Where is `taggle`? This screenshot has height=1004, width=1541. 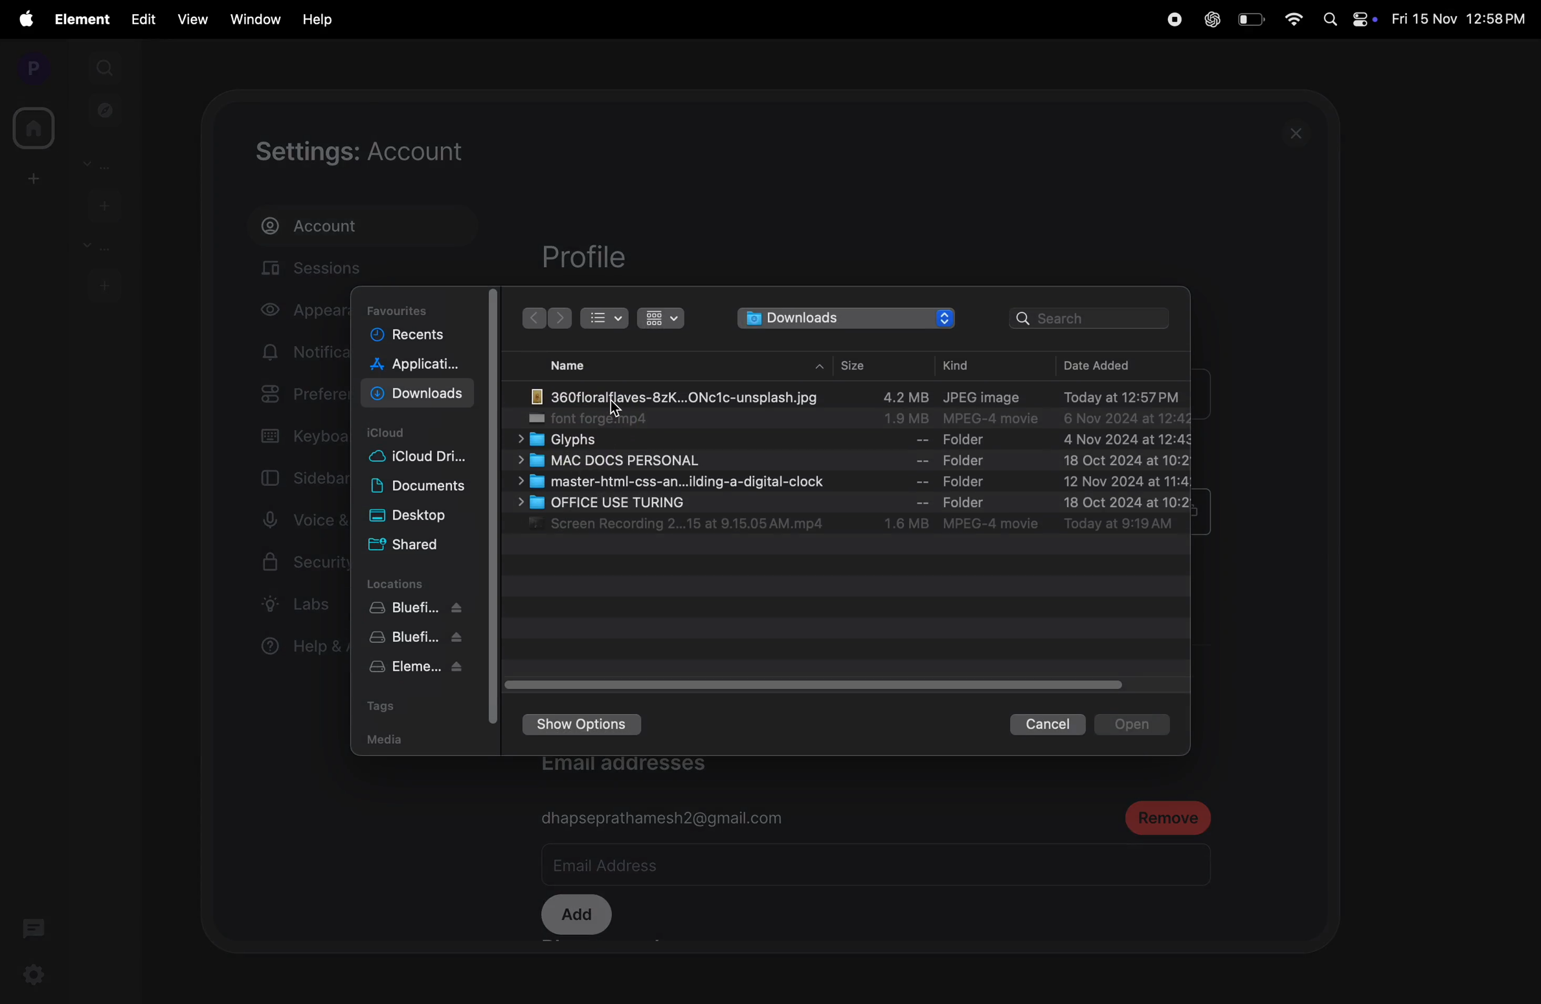
taggle is located at coordinates (820, 684).